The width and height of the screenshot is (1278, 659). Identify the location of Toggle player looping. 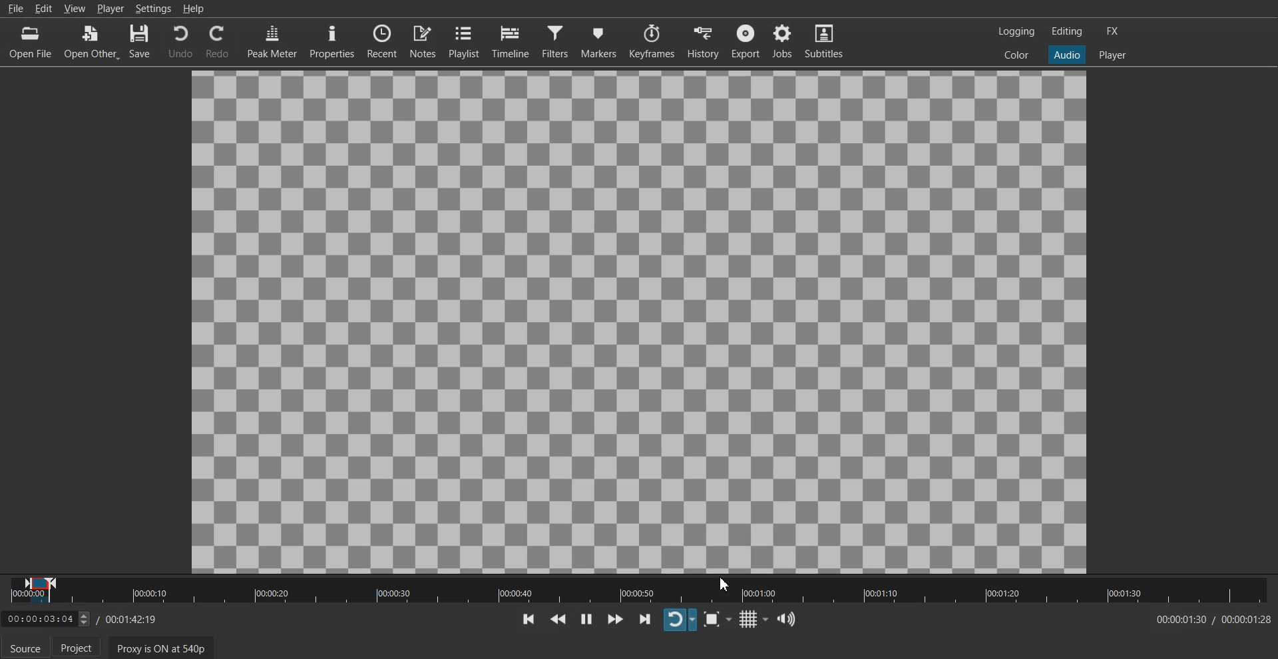
(680, 620).